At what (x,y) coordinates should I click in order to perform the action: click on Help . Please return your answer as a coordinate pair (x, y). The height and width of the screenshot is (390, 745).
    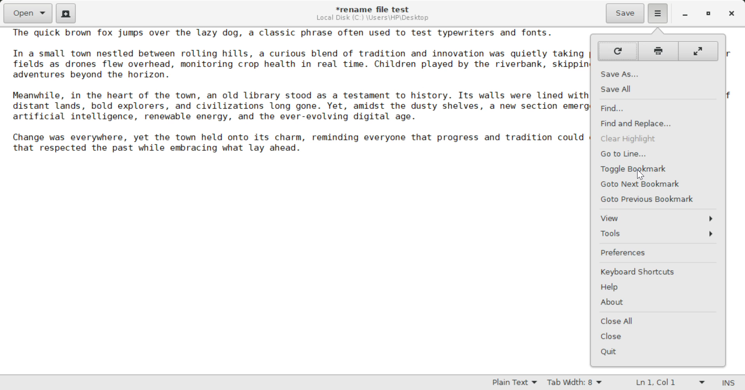
    Looking at the image, I should click on (656, 286).